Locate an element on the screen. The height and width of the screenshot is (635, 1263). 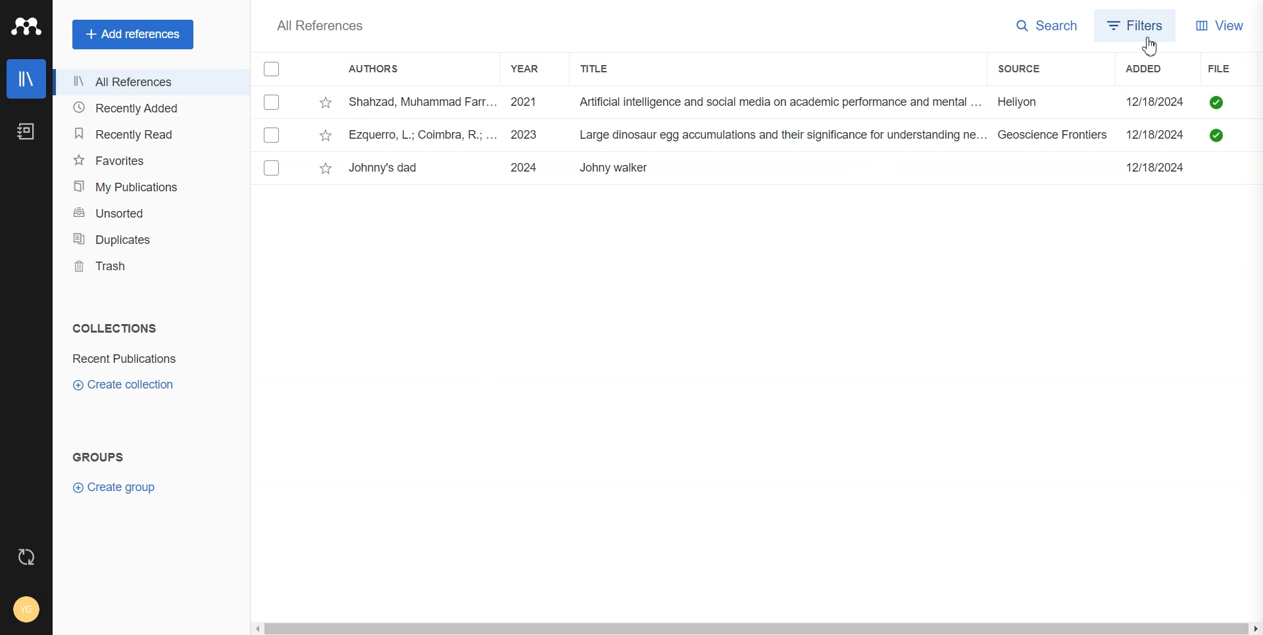
Sources is located at coordinates (1034, 68).